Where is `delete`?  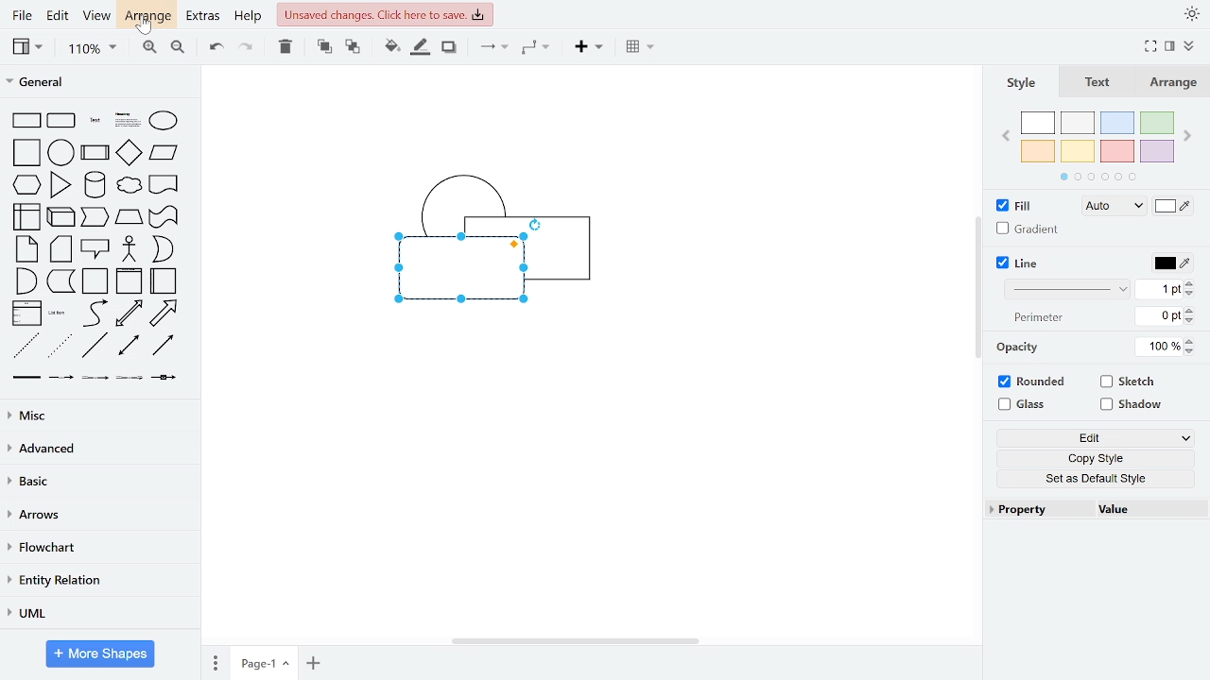
delete is located at coordinates (285, 50).